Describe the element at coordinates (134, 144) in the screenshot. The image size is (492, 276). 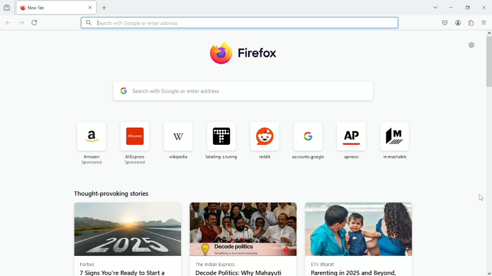
I see `AliExpress sponsored` at that location.